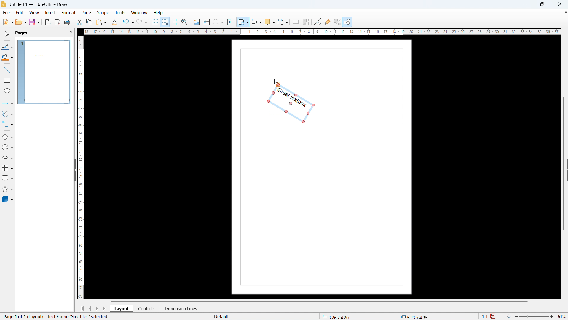 The height and width of the screenshot is (320, 568). Describe the element at coordinates (90, 308) in the screenshot. I see `previous page` at that location.